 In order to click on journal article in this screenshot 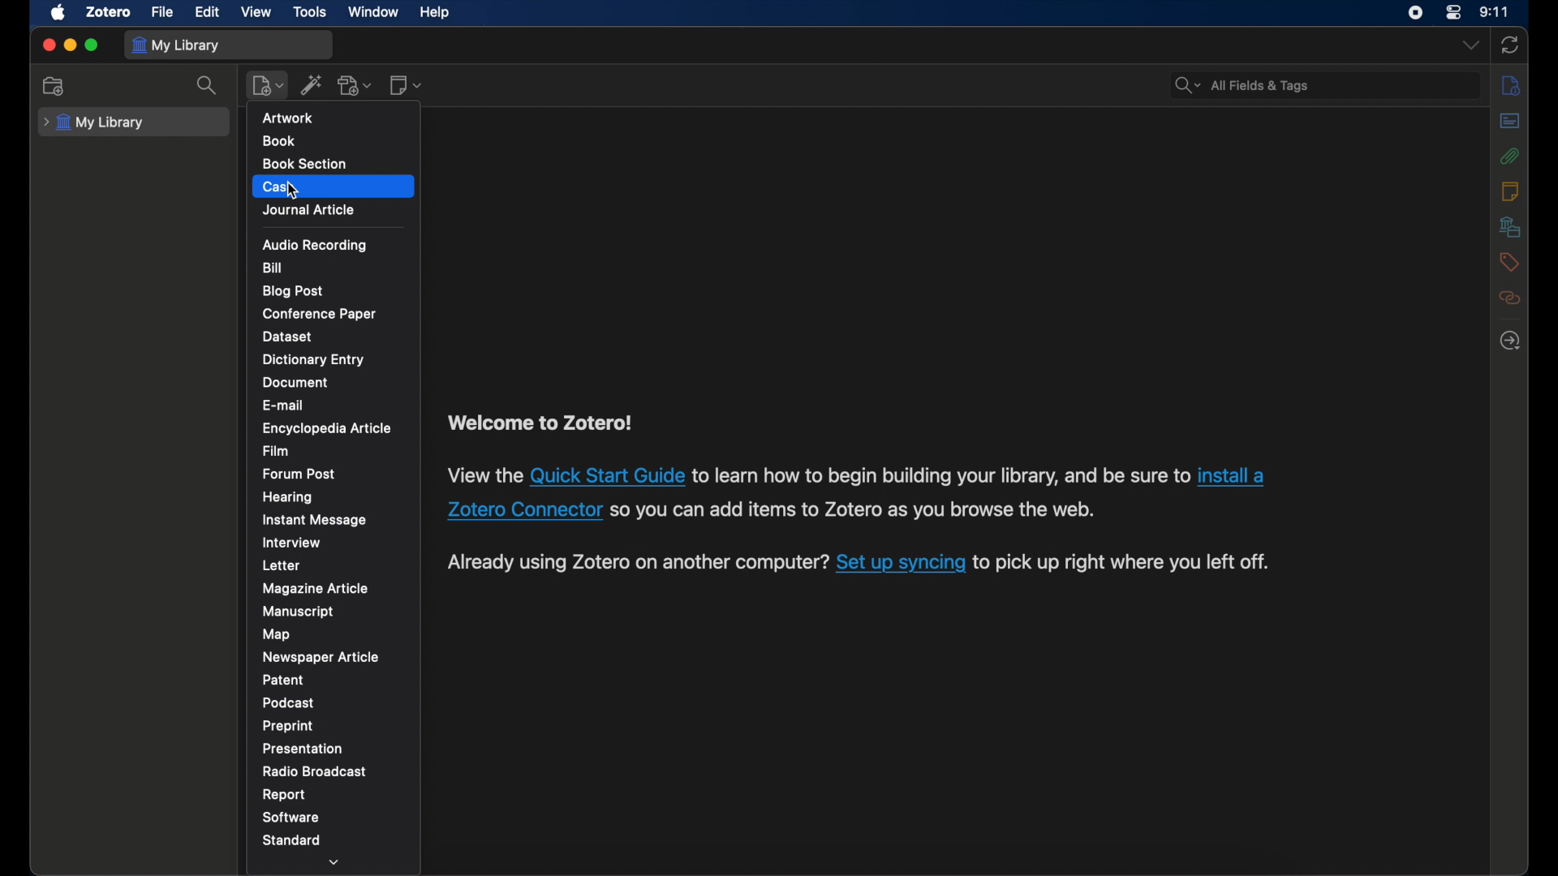, I will do `click(308, 209)`.